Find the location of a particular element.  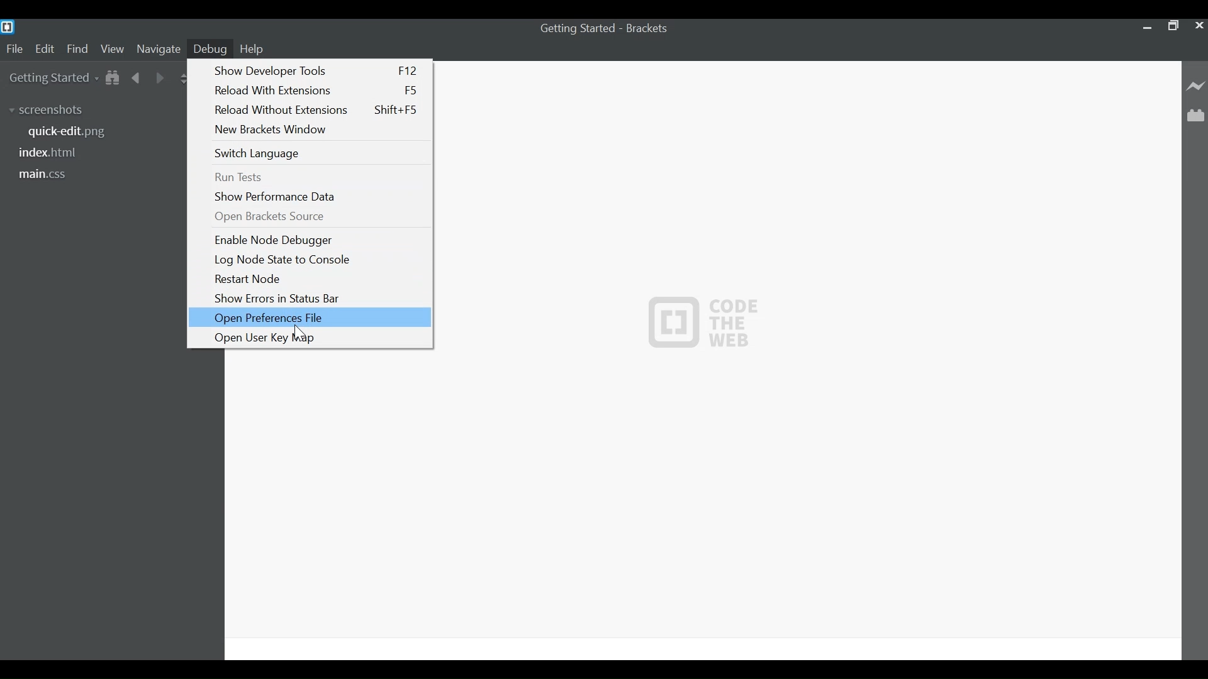

main.css is located at coordinates (41, 175).